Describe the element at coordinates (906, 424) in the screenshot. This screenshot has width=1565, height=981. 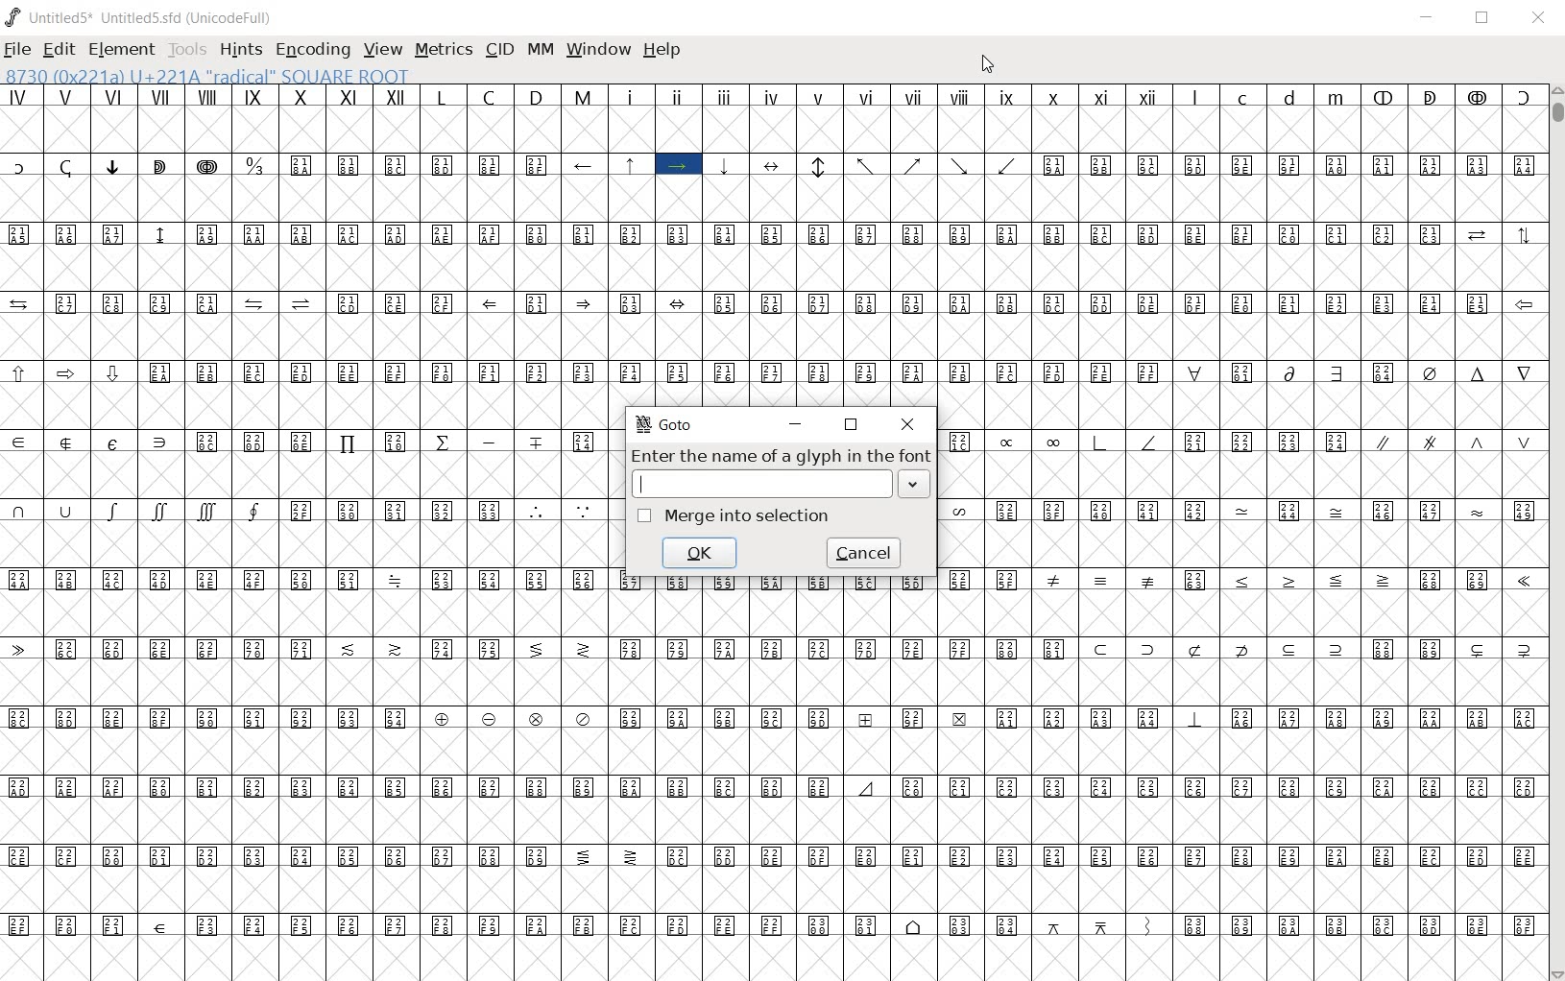
I see `CLOSE` at that location.